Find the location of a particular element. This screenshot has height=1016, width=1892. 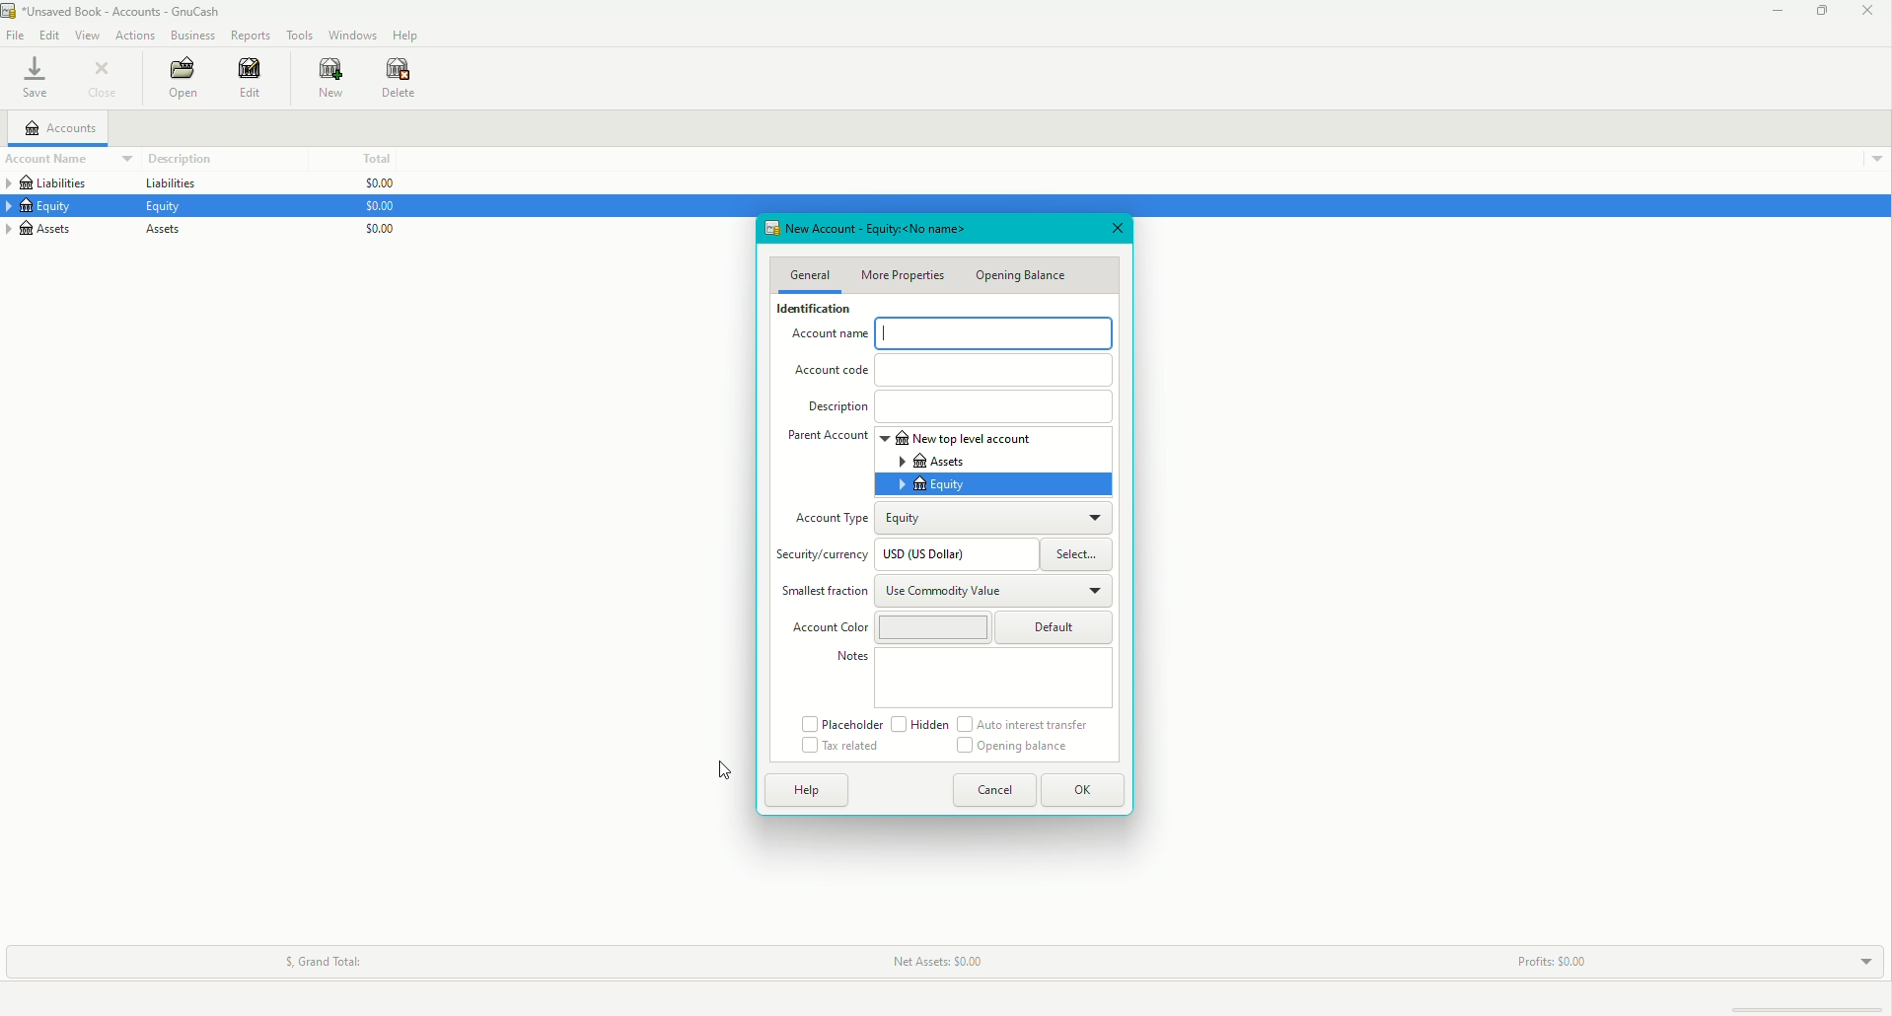

$0 is located at coordinates (379, 209).